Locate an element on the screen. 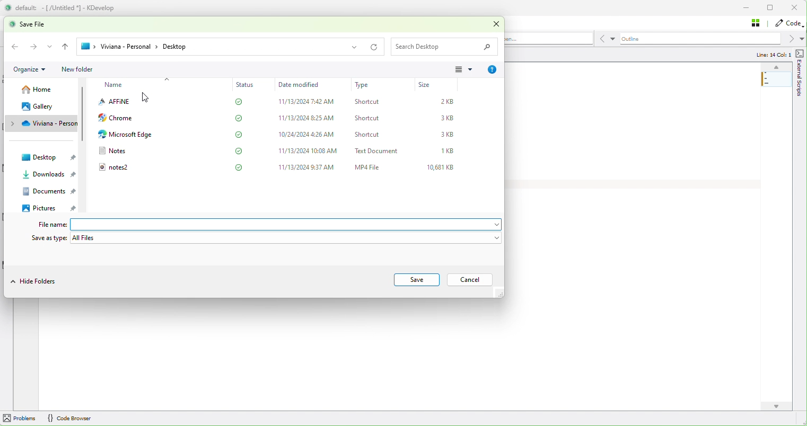 This screenshot has width=807, height=426. {} code Browser is located at coordinates (69, 418).